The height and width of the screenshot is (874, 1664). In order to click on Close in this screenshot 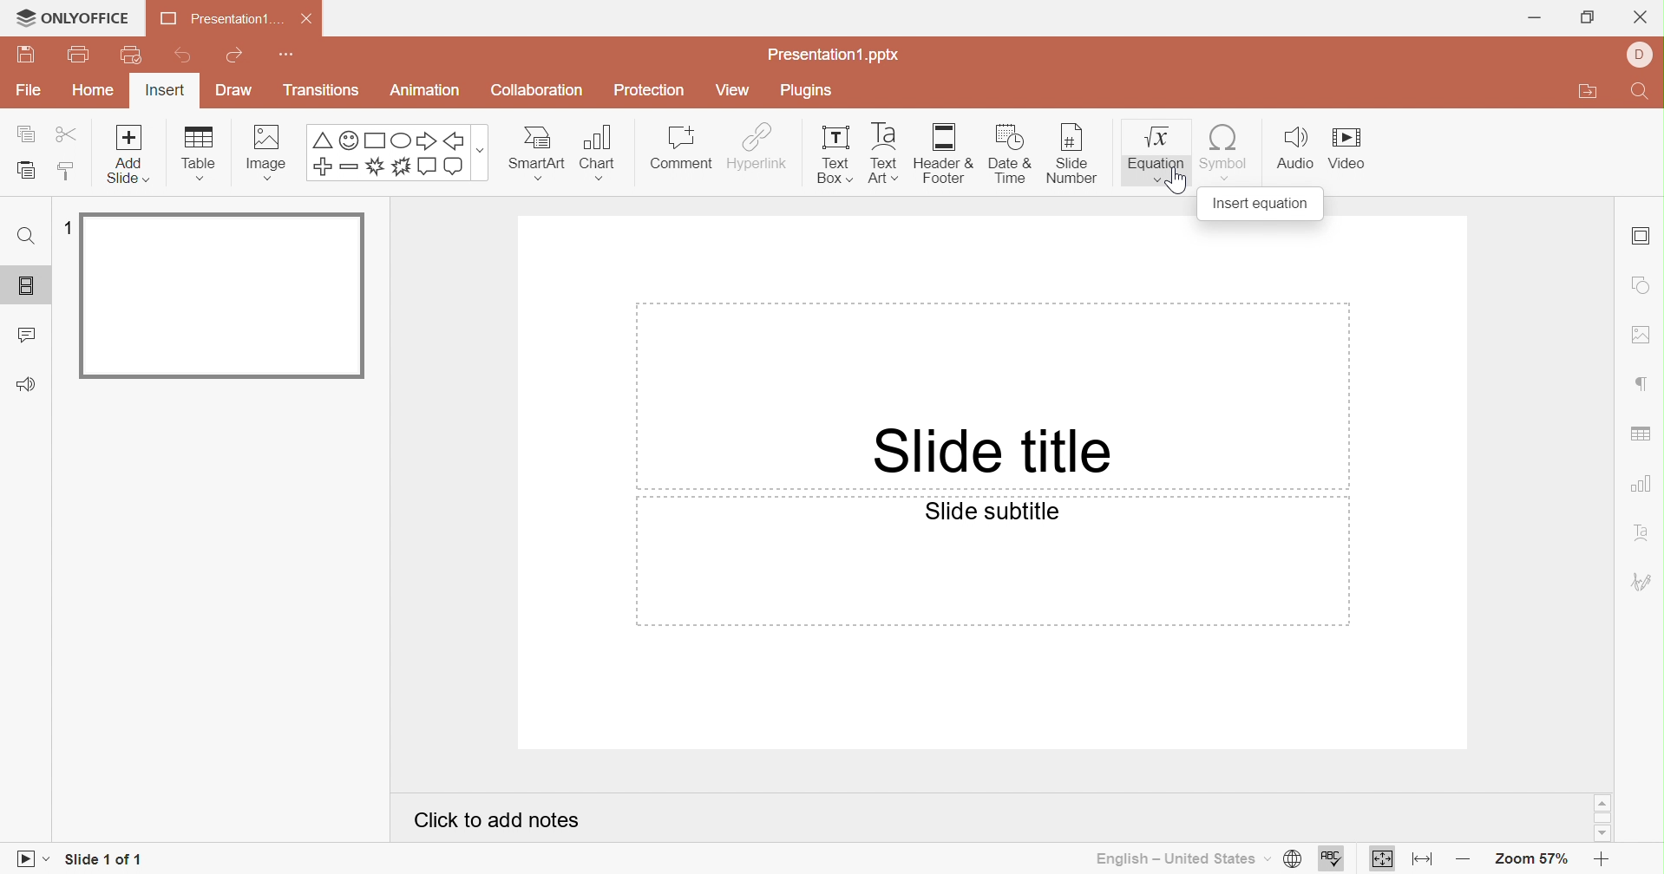, I will do `click(306, 20)`.